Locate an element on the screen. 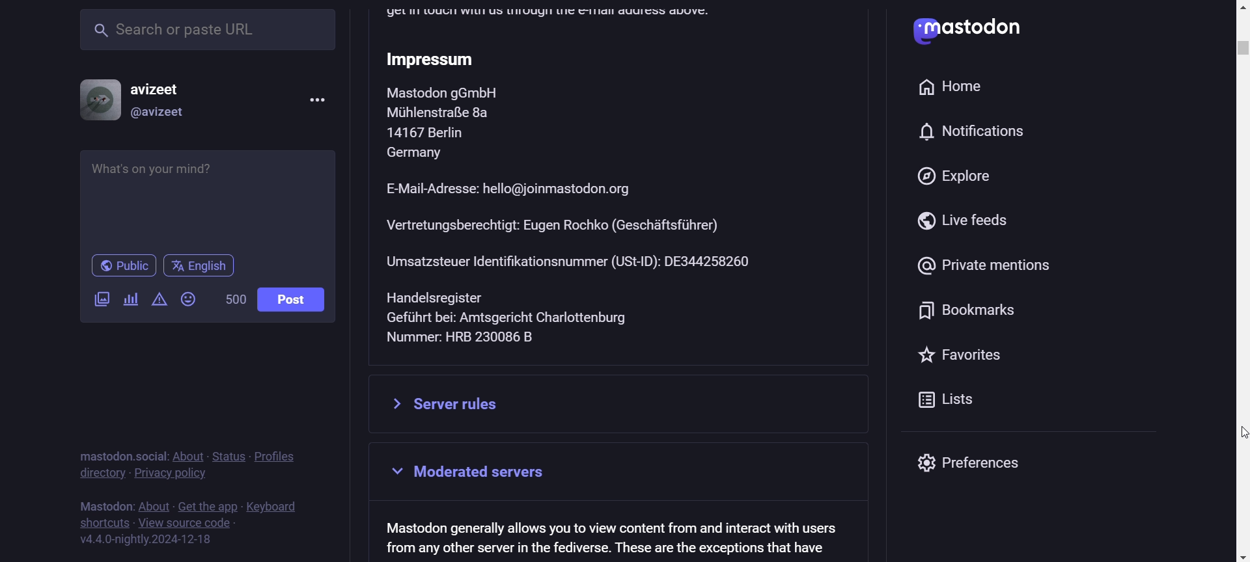  text is located at coordinates (612, 537).